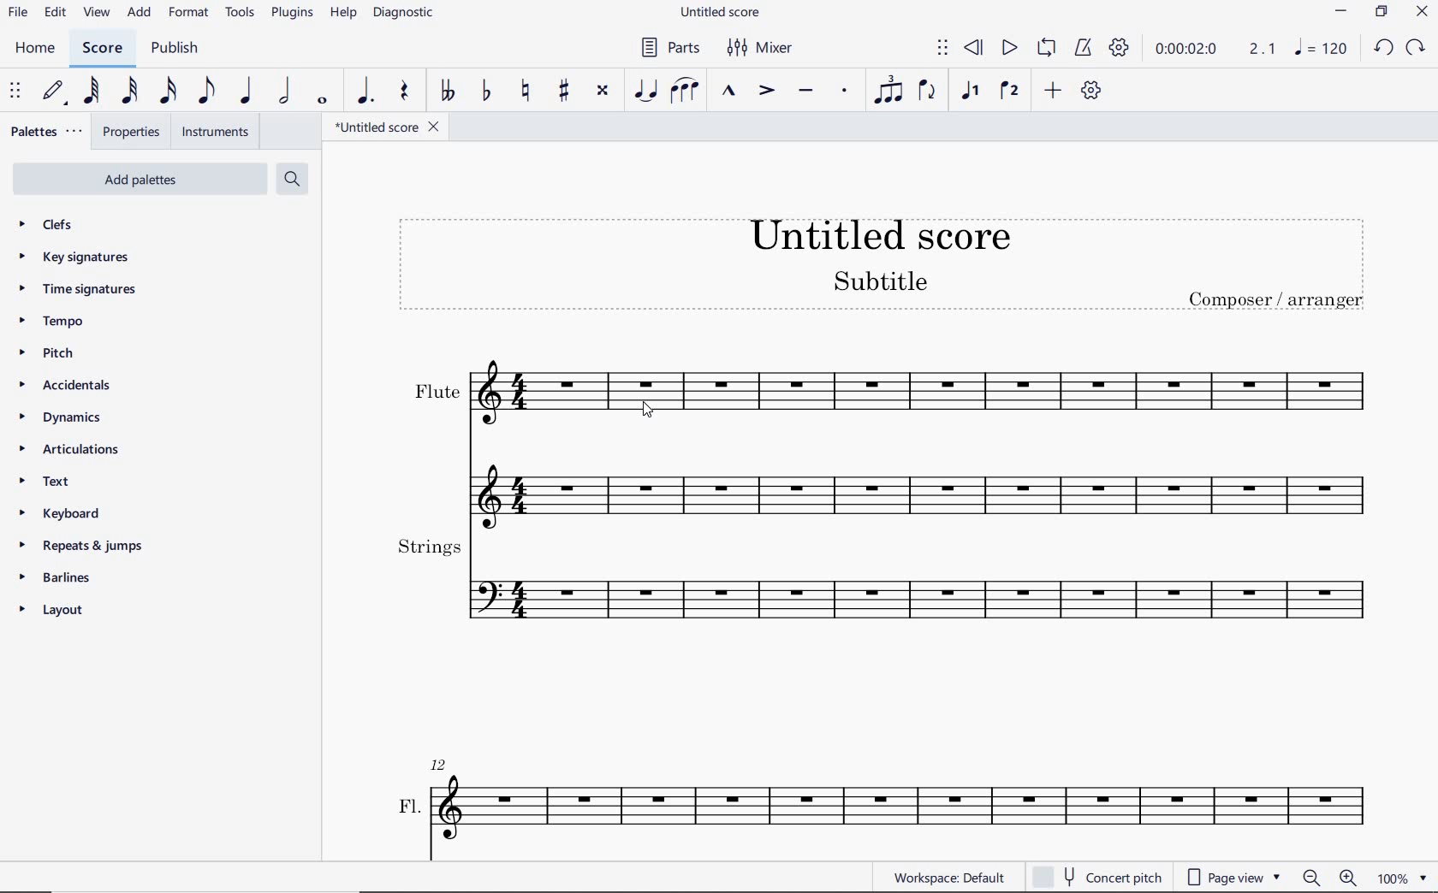 This screenshot has height=893, width=1438. Describe the element at coordinates (762, 49) in the screenshot. I see `MIXER` at that location.